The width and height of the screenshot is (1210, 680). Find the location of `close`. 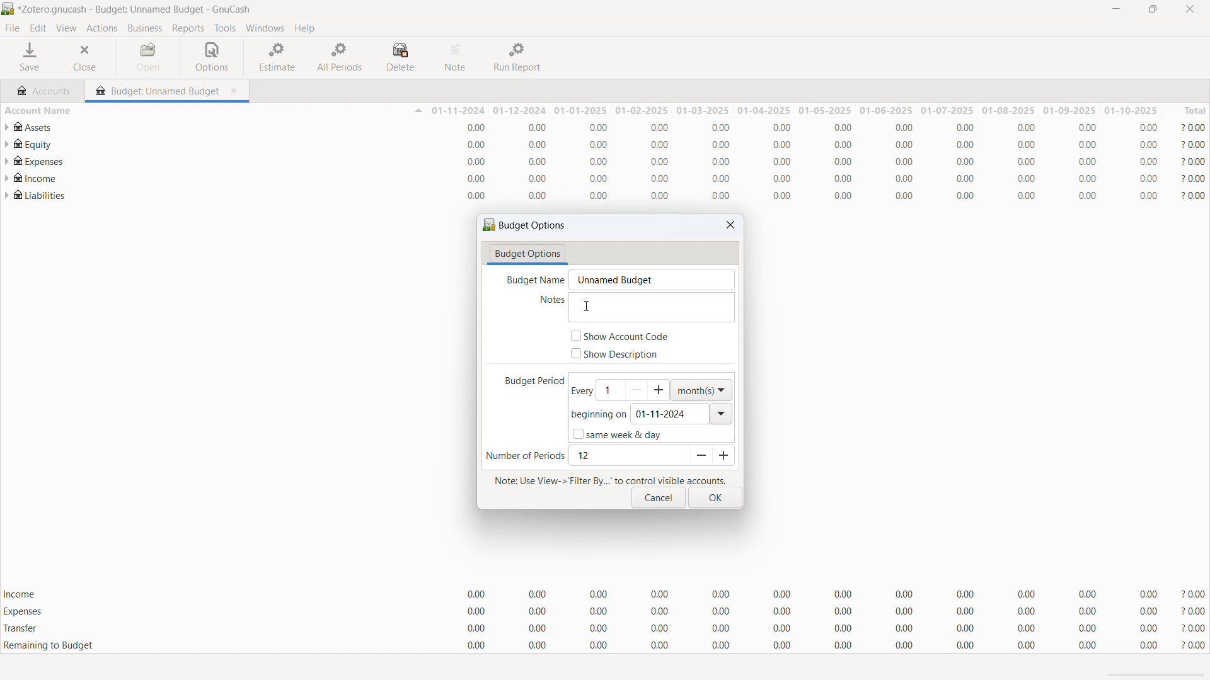

close is located at coordinates (88, 57).